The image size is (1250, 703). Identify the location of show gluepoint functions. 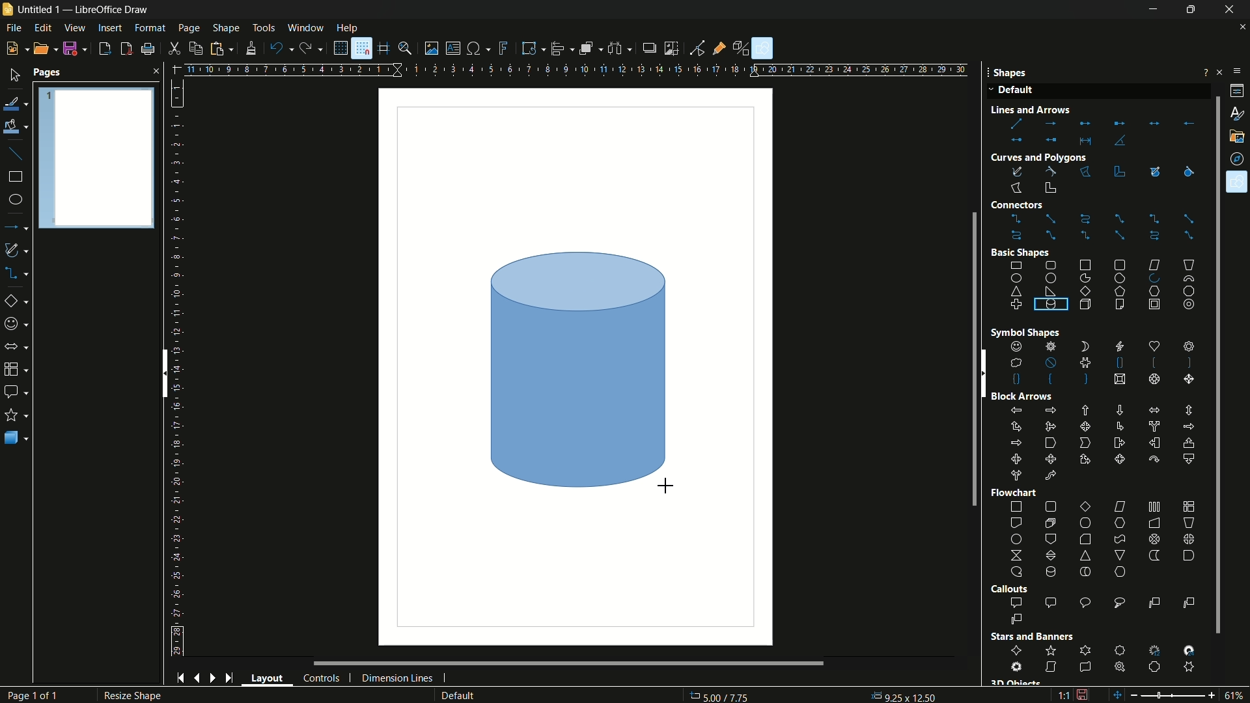
(720, 48).